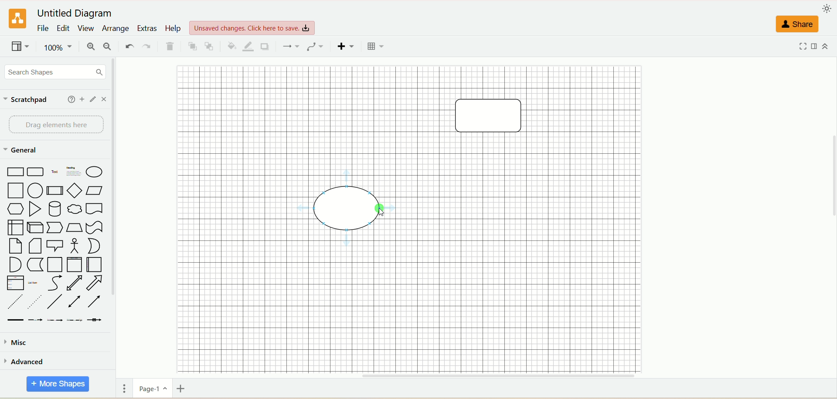 The image size is (837, 399). I want to click on undo, so click(128, 46).